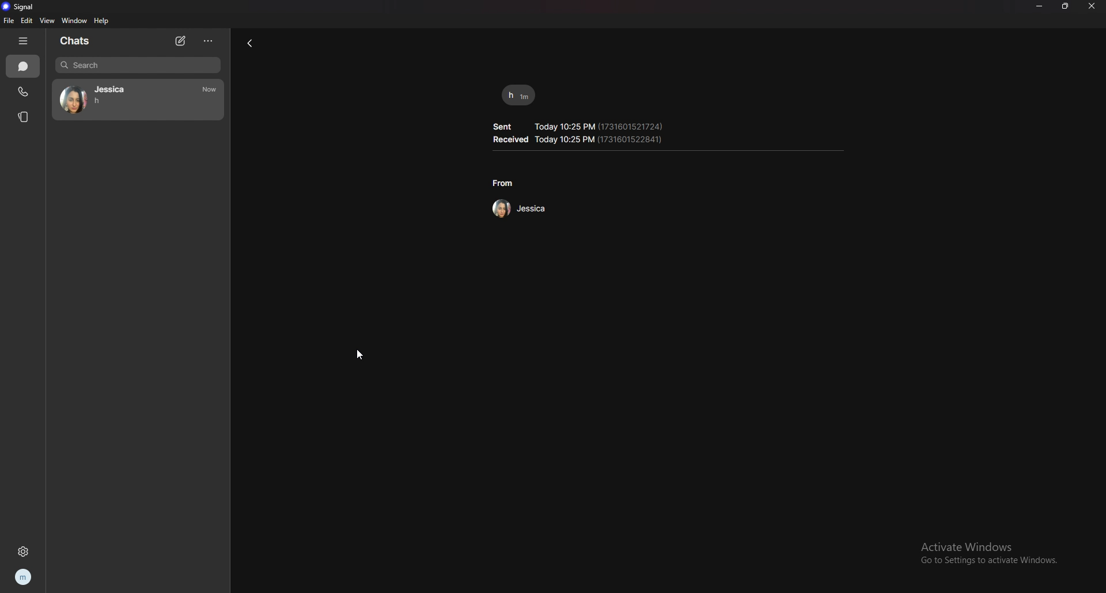 The height and width of the screenshot is (593, 1106). I want to click on resize, so click(1065, 6).